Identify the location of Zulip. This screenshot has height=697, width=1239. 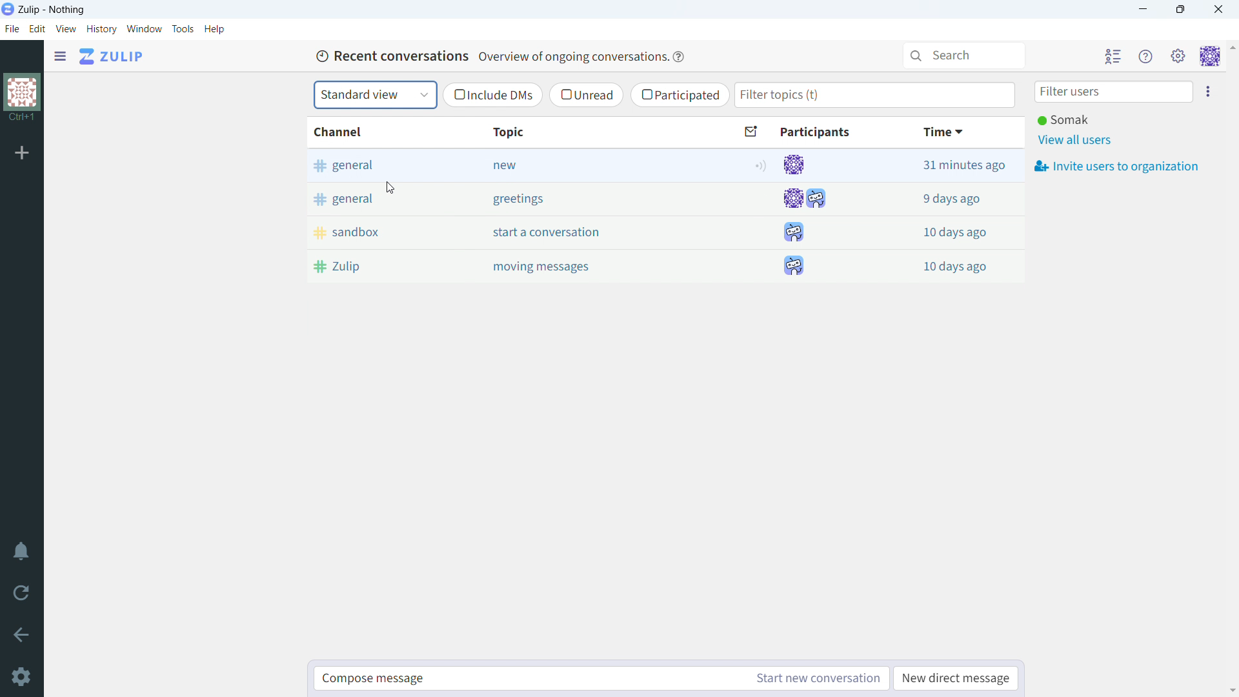
(378, 266).